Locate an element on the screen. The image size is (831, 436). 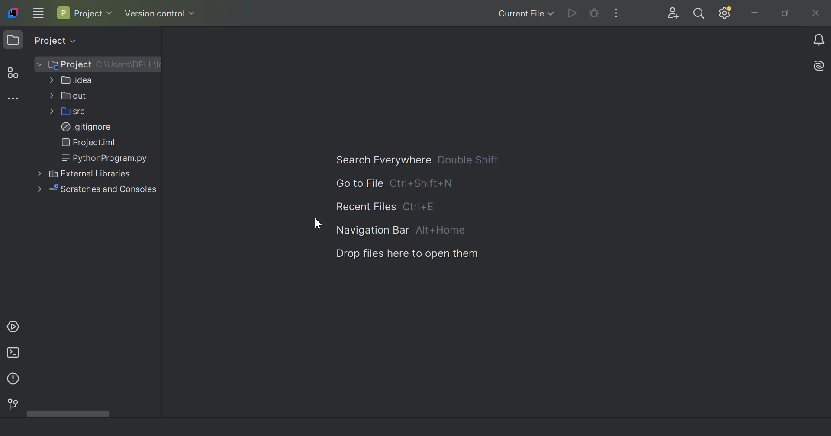
Main menu is located at coordinates (39, 13).